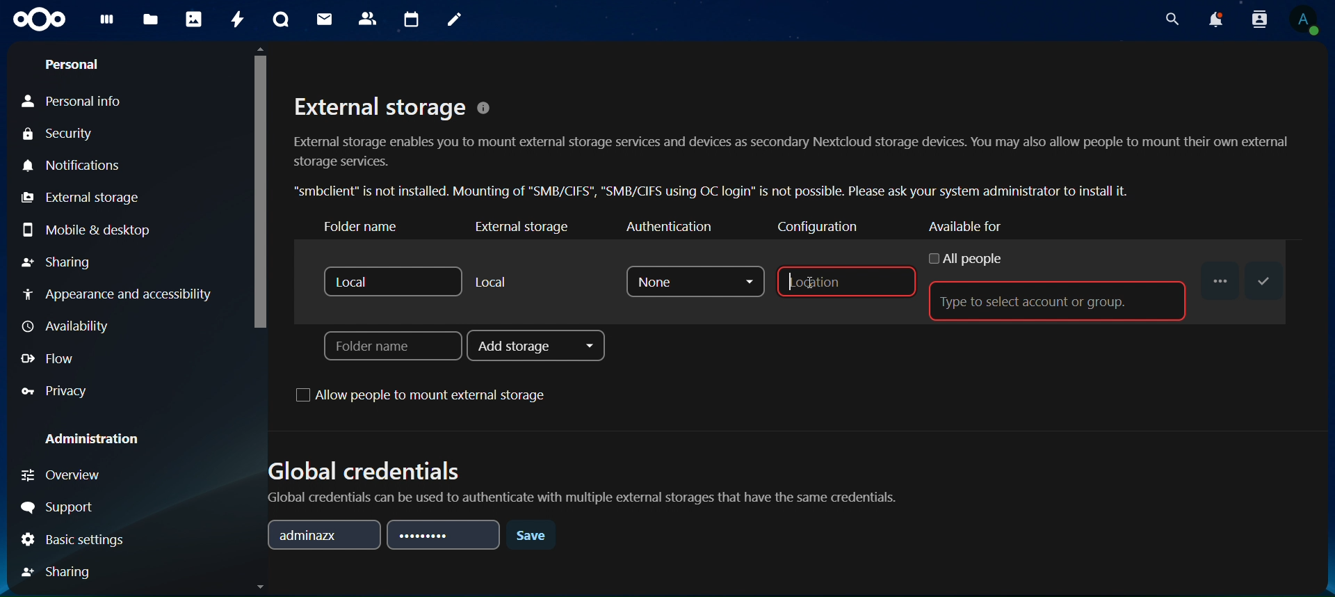  What do you see at coordinates (369, 19) in the screenshot?
I see `contact` at bounding box center [369, 19].